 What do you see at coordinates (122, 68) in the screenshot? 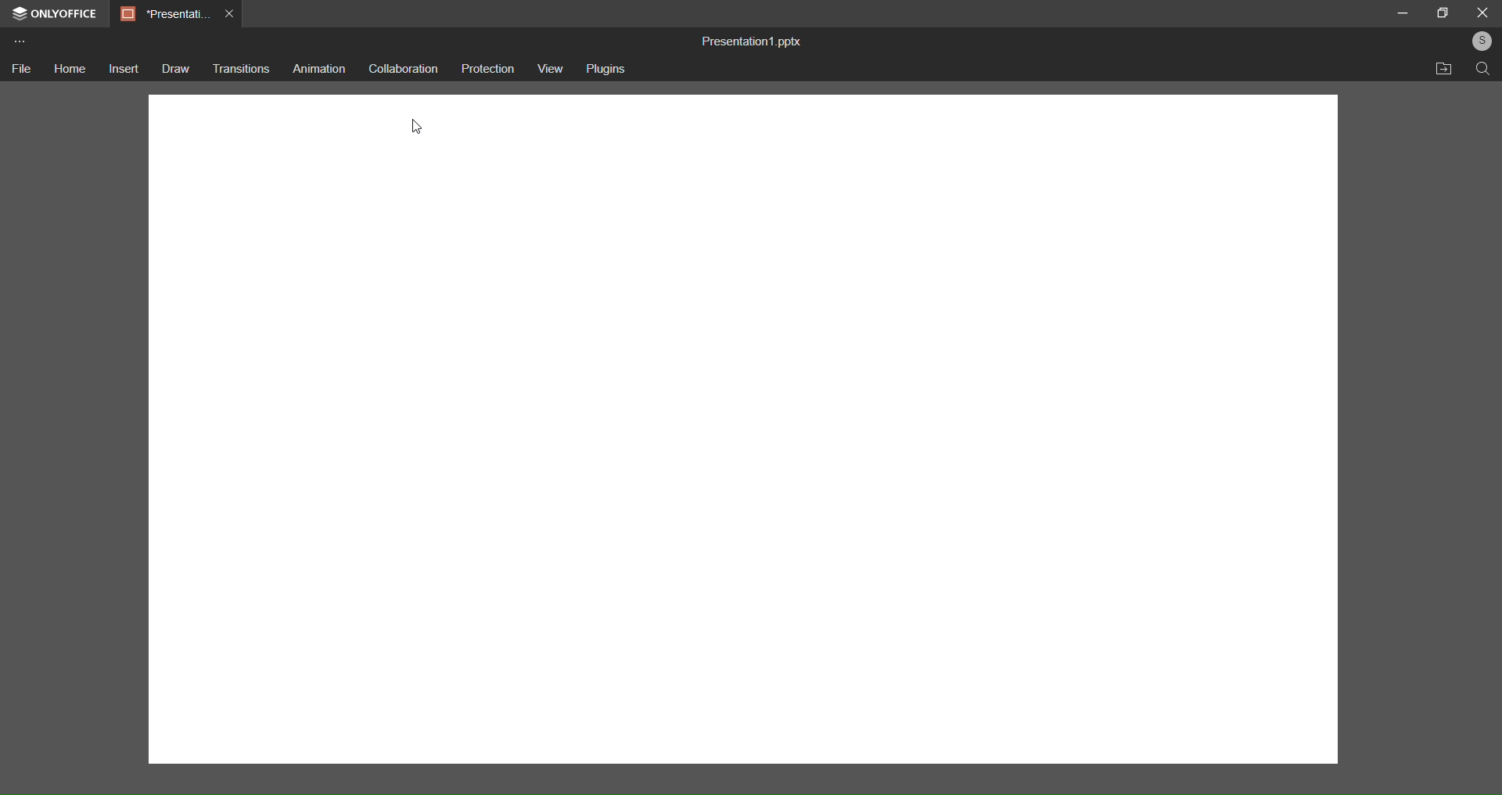
I see `insert` at bounding box center [122, 68].